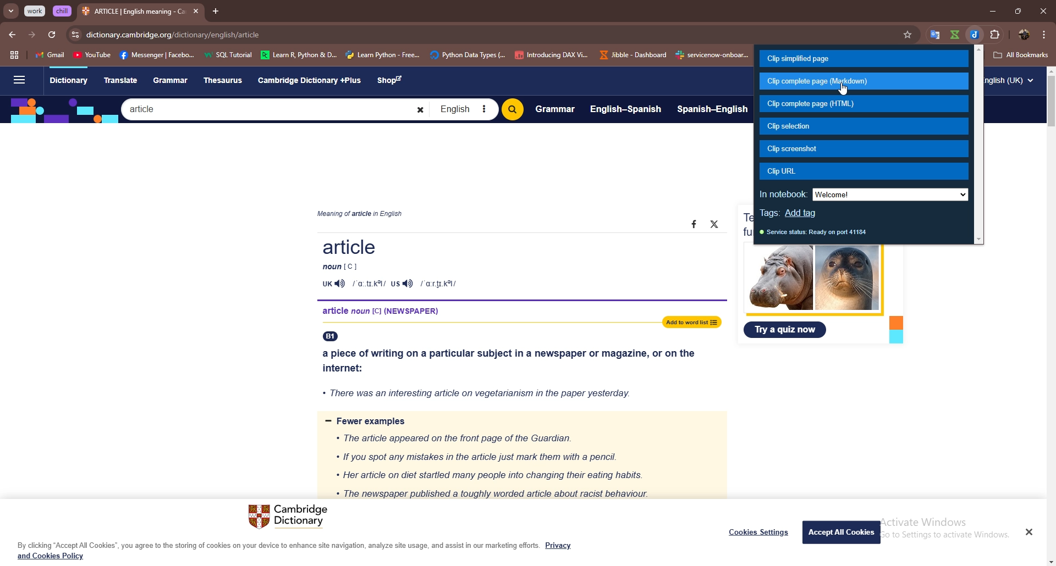  Describe the element at coordinates (801, 214) in the screenshot. I see `add tag` at that location.